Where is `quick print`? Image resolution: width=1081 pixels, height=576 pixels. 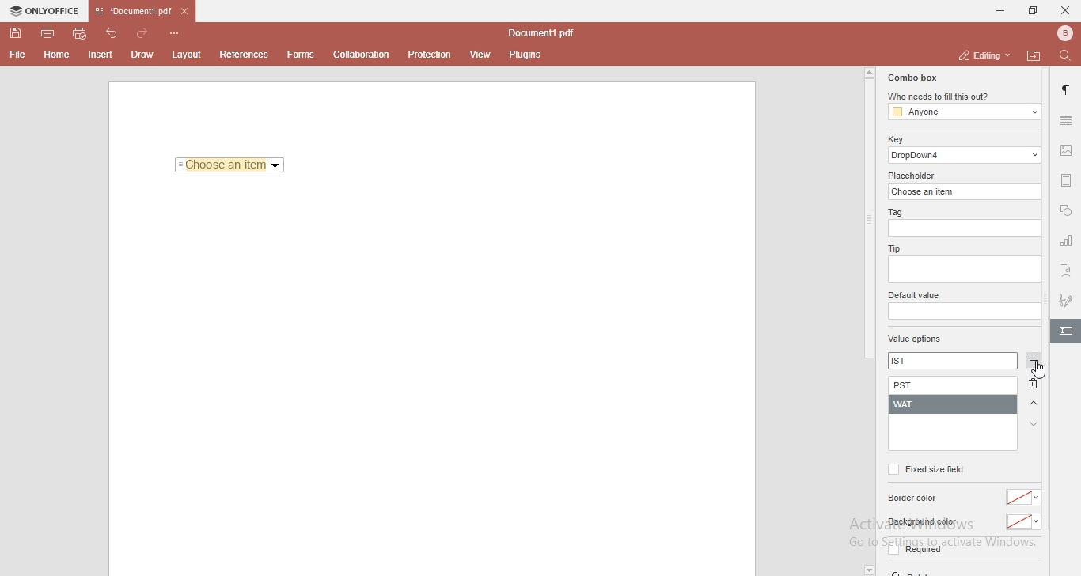 quick print is located at coordinates (81, 32).